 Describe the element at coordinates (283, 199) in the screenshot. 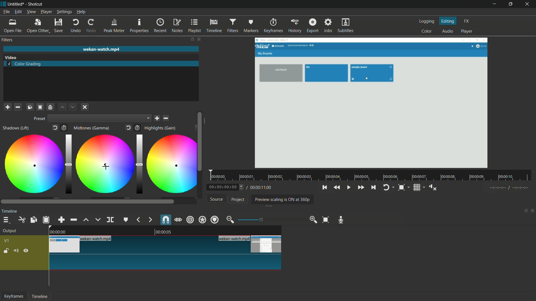

I see `preview scaling is on at 360p` at that location.